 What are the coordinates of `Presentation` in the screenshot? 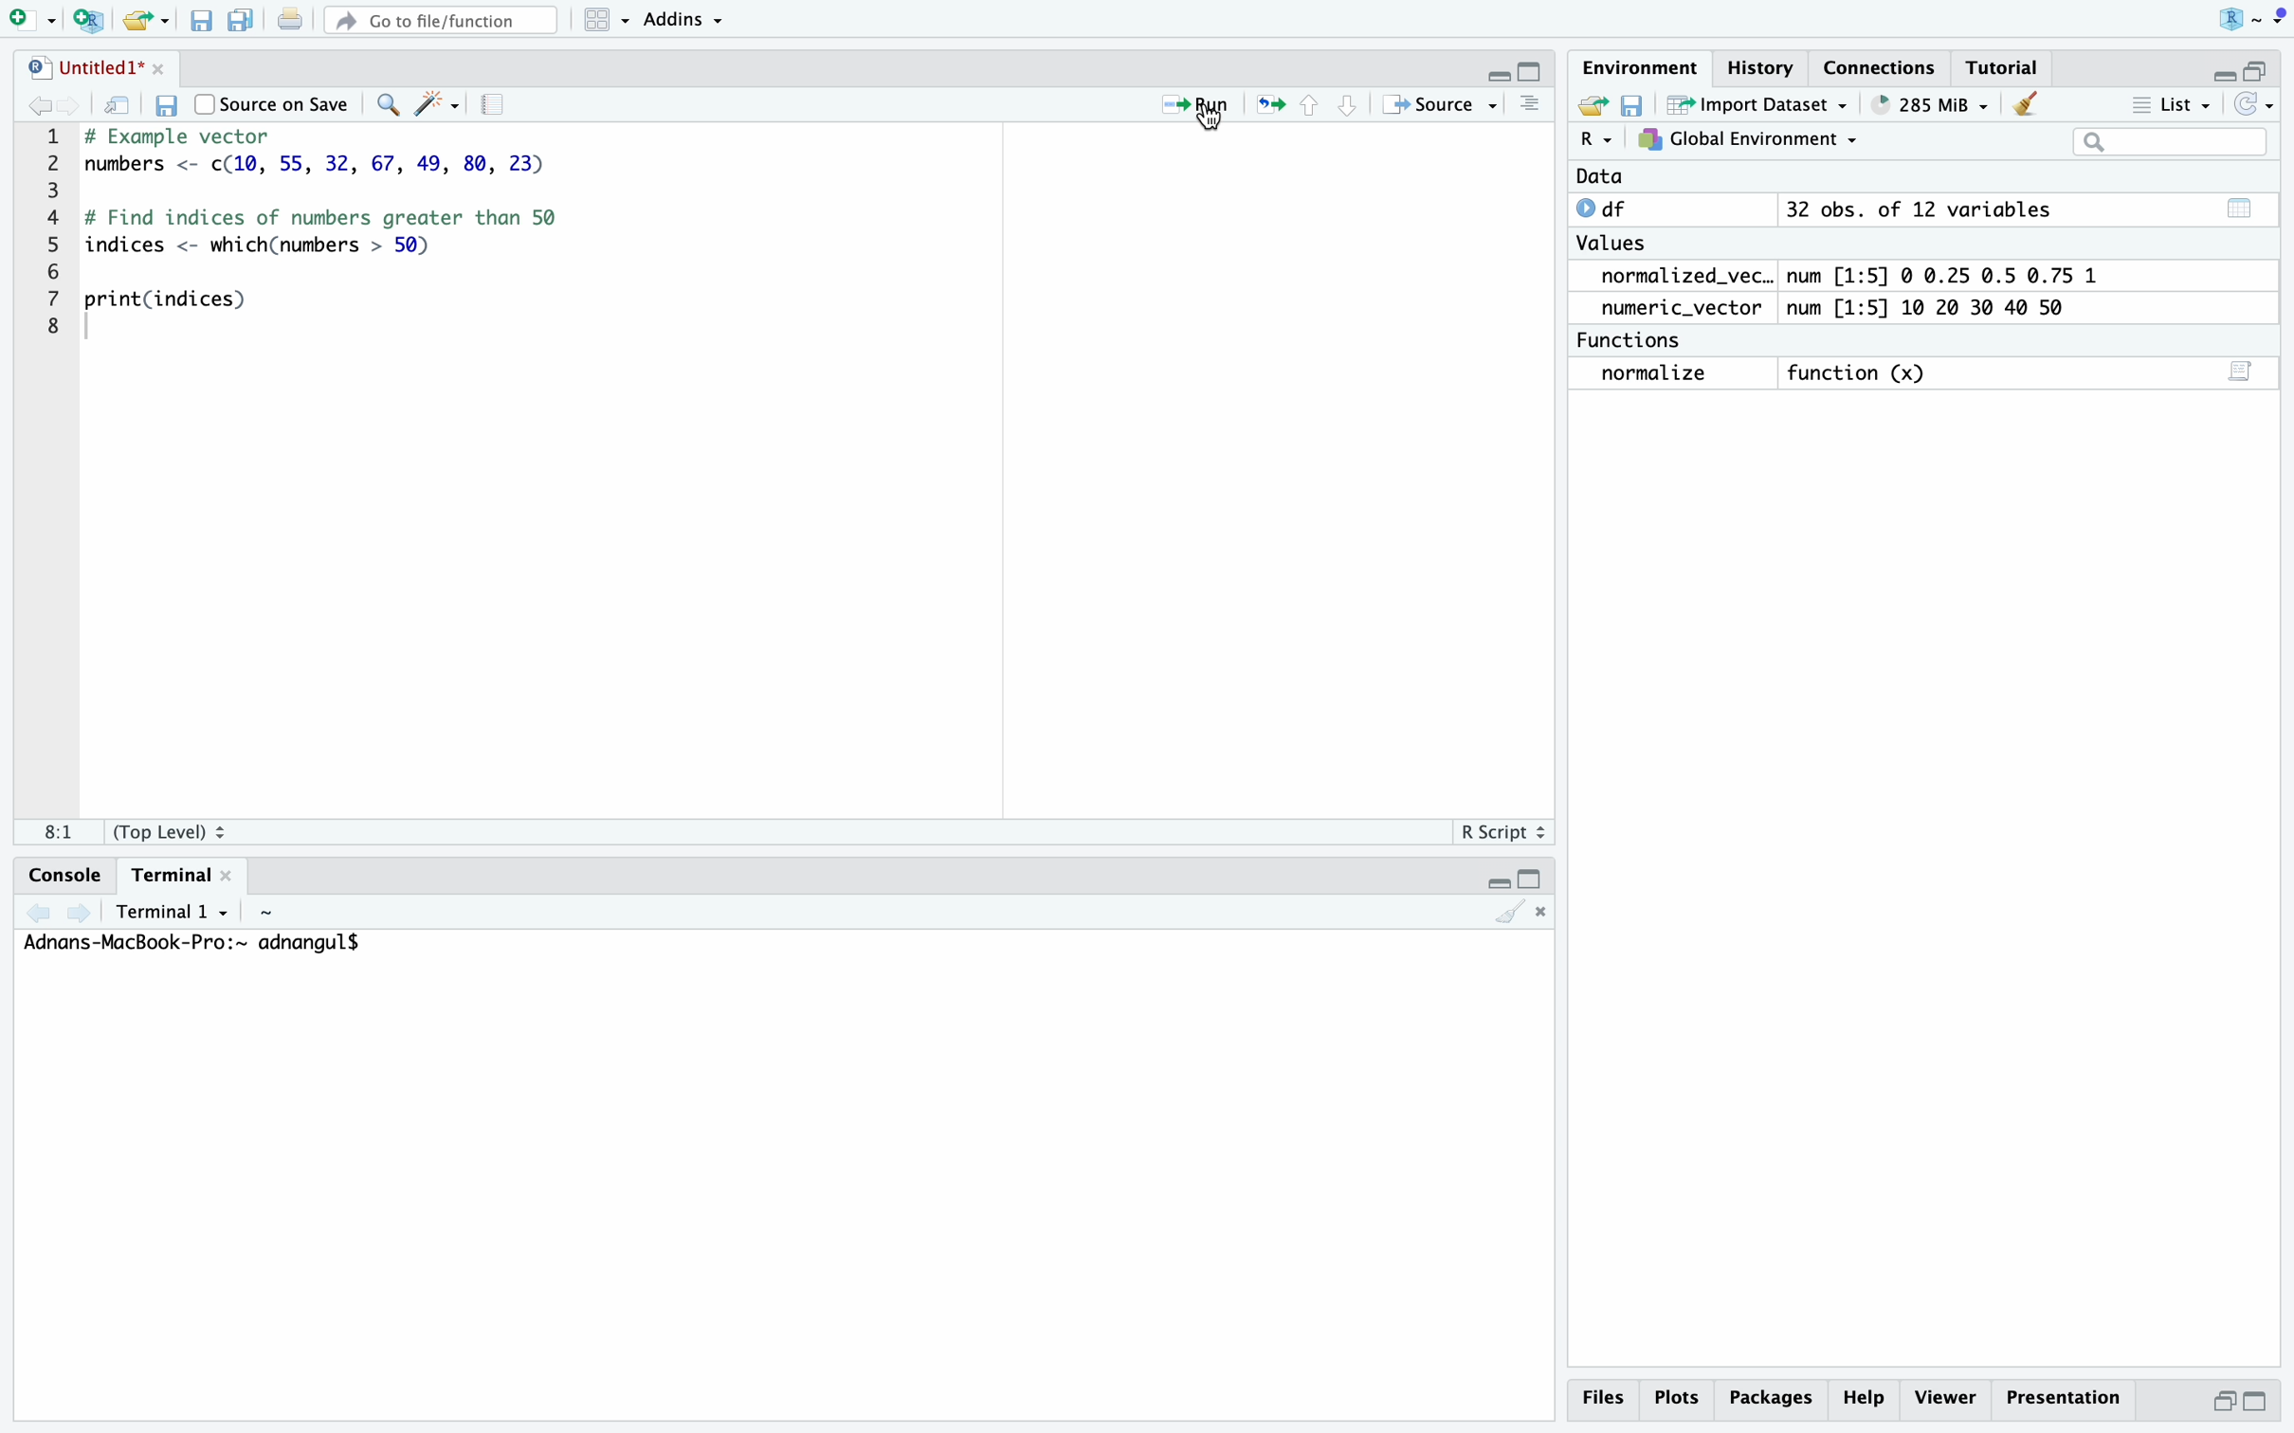 It's located at (2061, 1392).